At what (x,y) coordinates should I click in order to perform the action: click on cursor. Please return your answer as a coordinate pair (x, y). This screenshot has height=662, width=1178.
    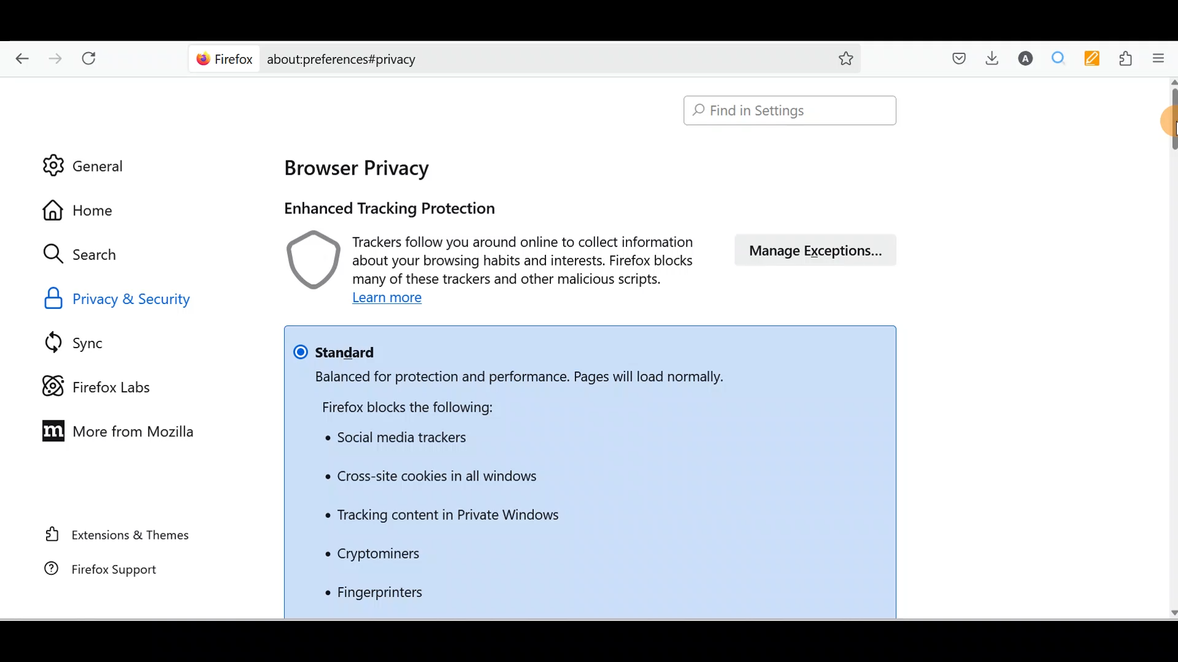
    Looking at the image, I should click on (1167, 116).